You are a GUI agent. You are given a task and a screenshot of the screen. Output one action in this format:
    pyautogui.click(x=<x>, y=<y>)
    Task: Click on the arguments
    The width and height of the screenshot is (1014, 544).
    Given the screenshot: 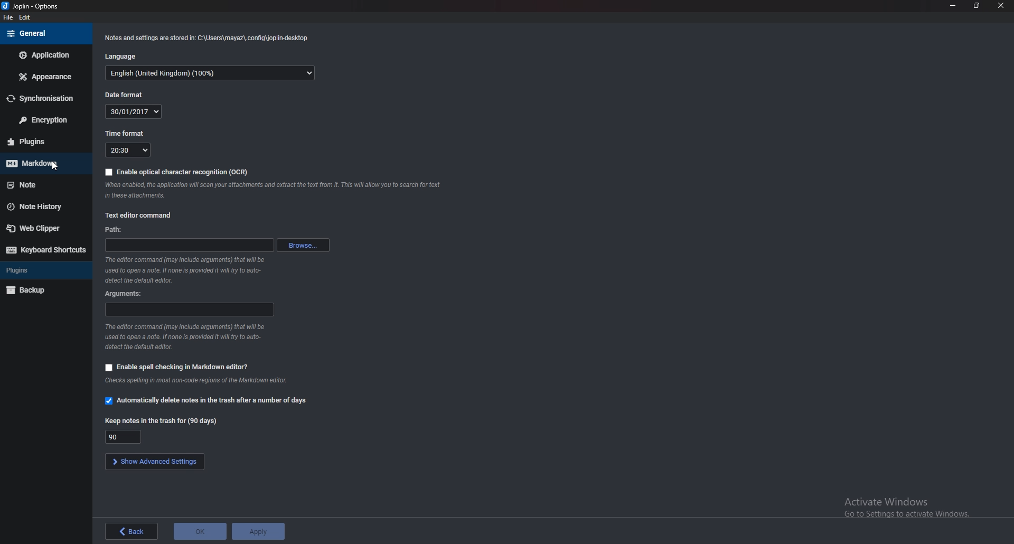 What is the action you would take?
    pyautogui.click(x=125, y=294)
    